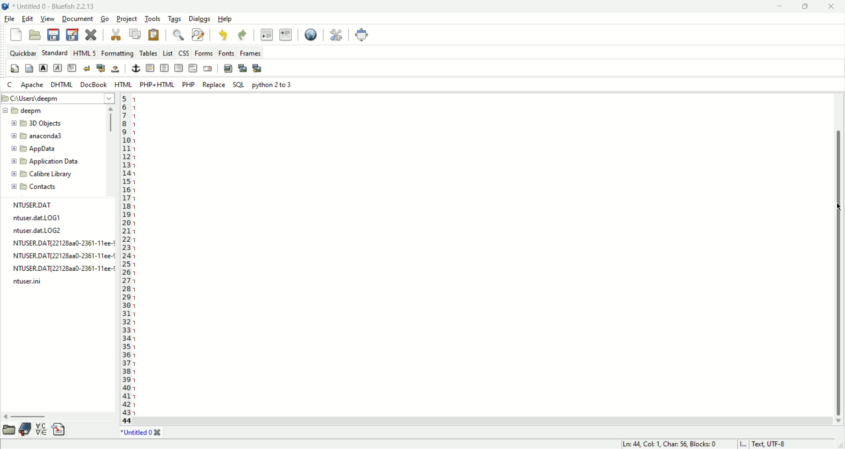  I want to click on document name, so click(61, 6).